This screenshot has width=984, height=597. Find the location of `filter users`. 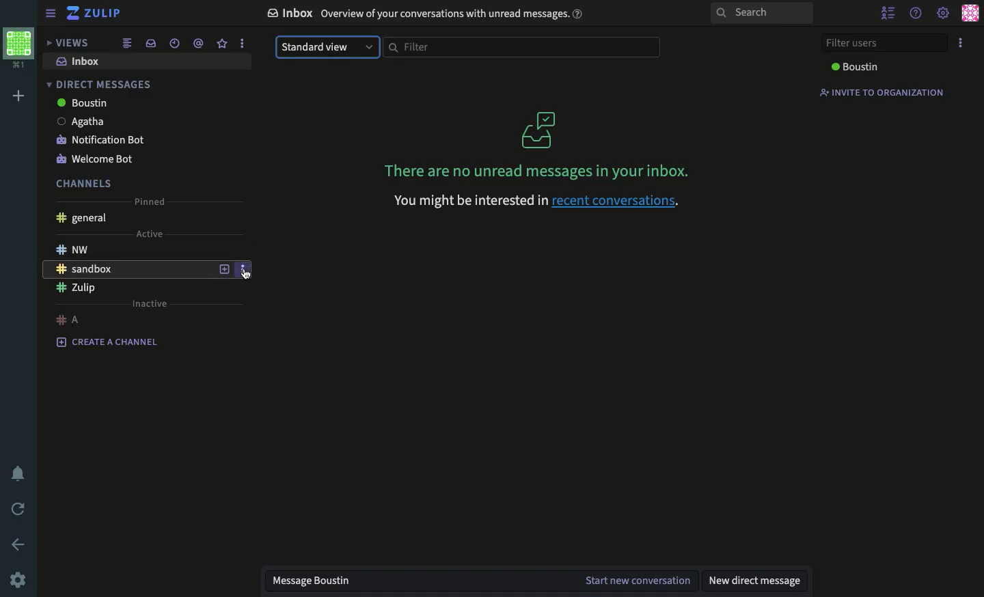

filter users is located at coordinates (881, 42).